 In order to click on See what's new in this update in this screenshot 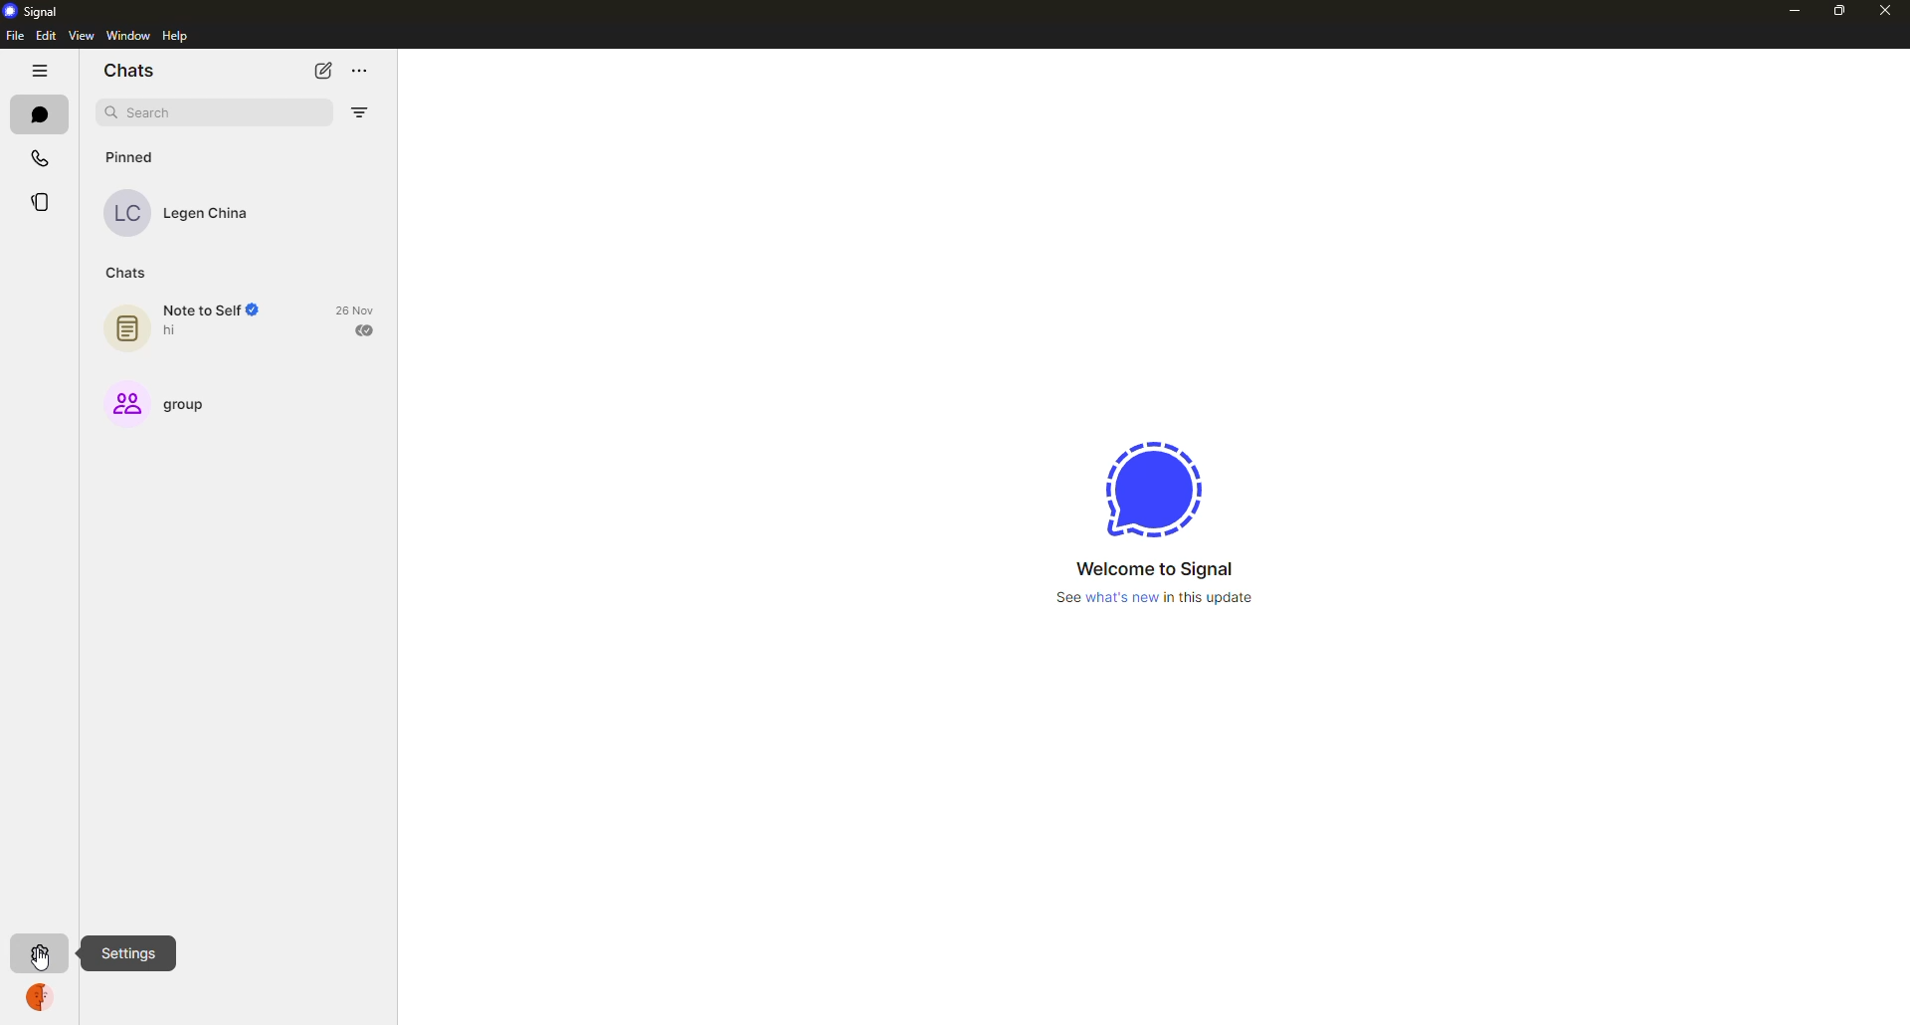, I will do `click(1164, 598)`.